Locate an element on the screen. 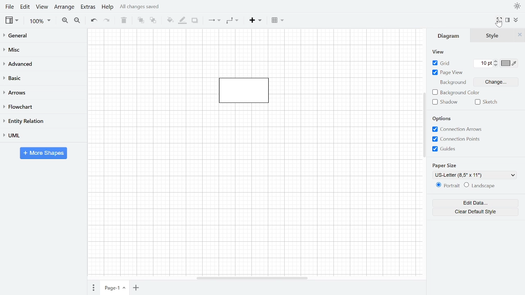  Basic is located at coordinates (43, 78).